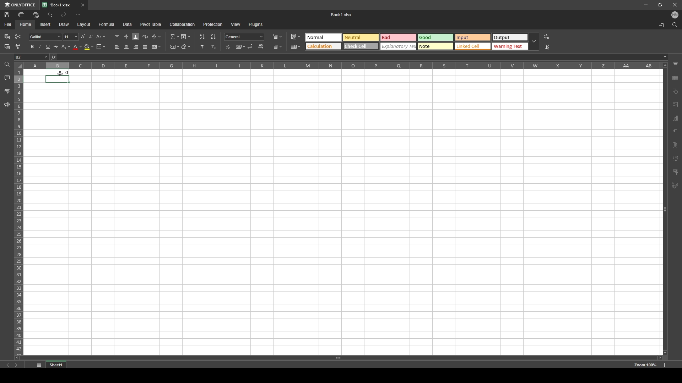 The image size is (682, 383). I want to click on text align, so click(676, 145).